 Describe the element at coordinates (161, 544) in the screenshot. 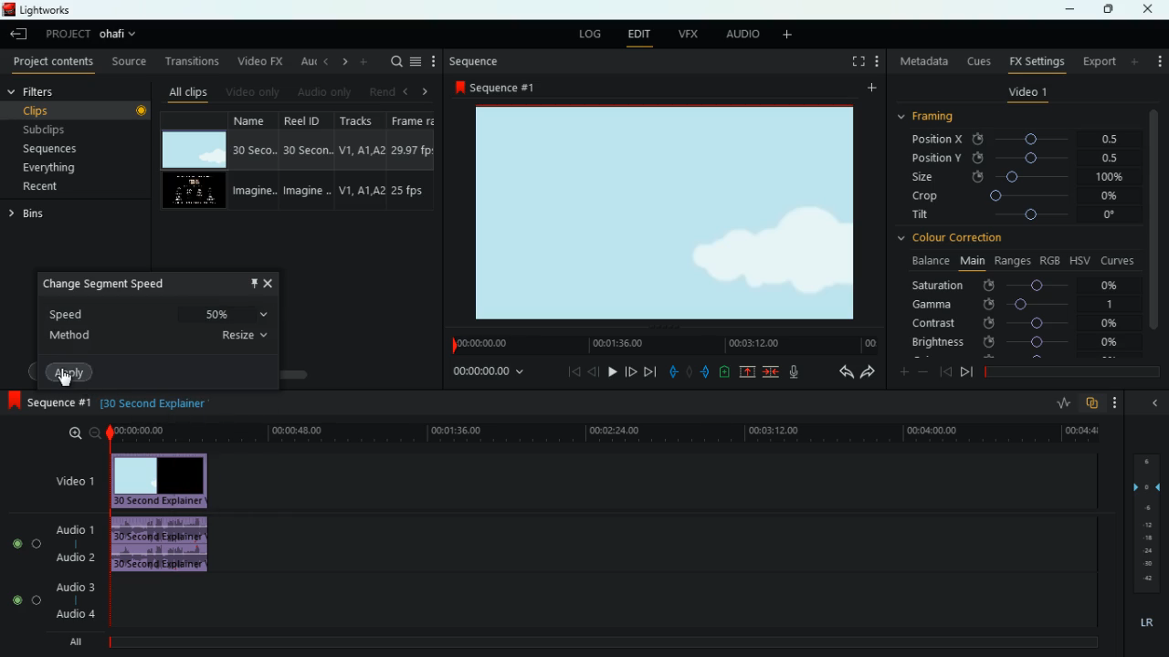

I see `audio` at that location.